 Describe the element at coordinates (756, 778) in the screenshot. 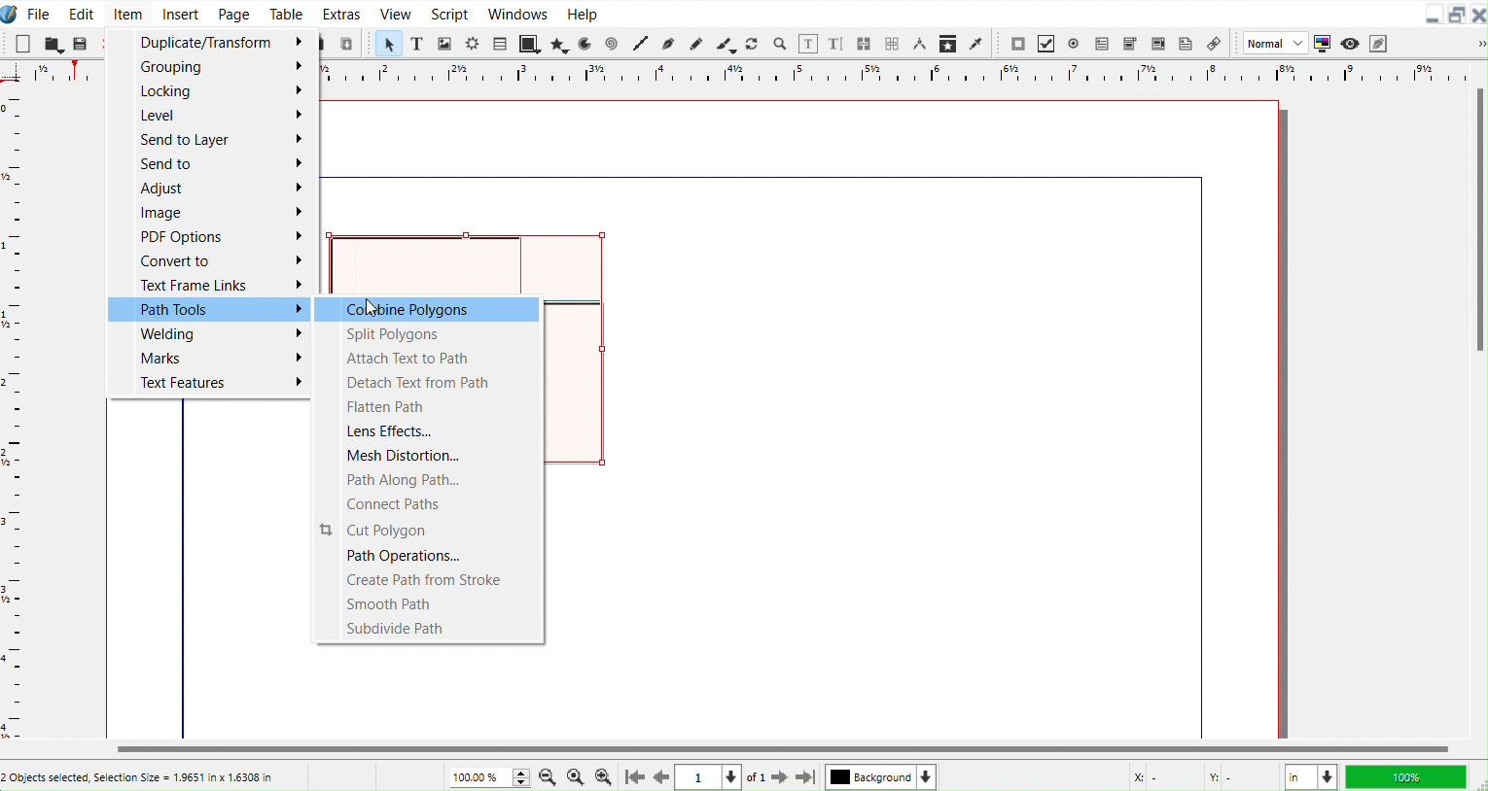

I see `of 1` at that location.